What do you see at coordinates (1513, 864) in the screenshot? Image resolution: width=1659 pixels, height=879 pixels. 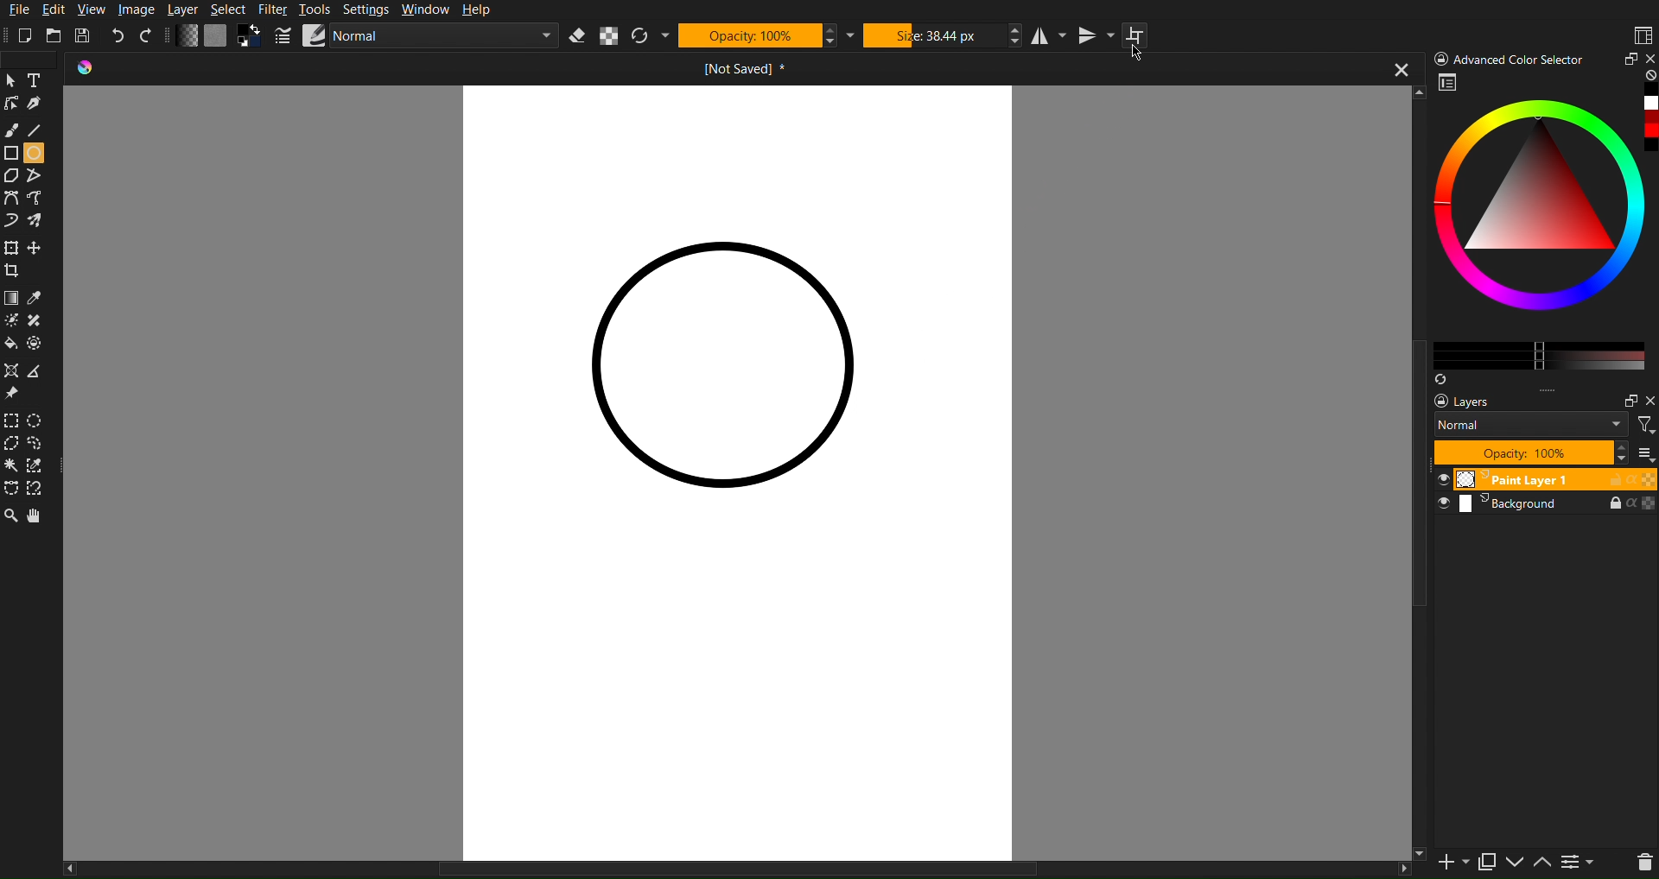 I see `down` at bounding box center [1513, 864].